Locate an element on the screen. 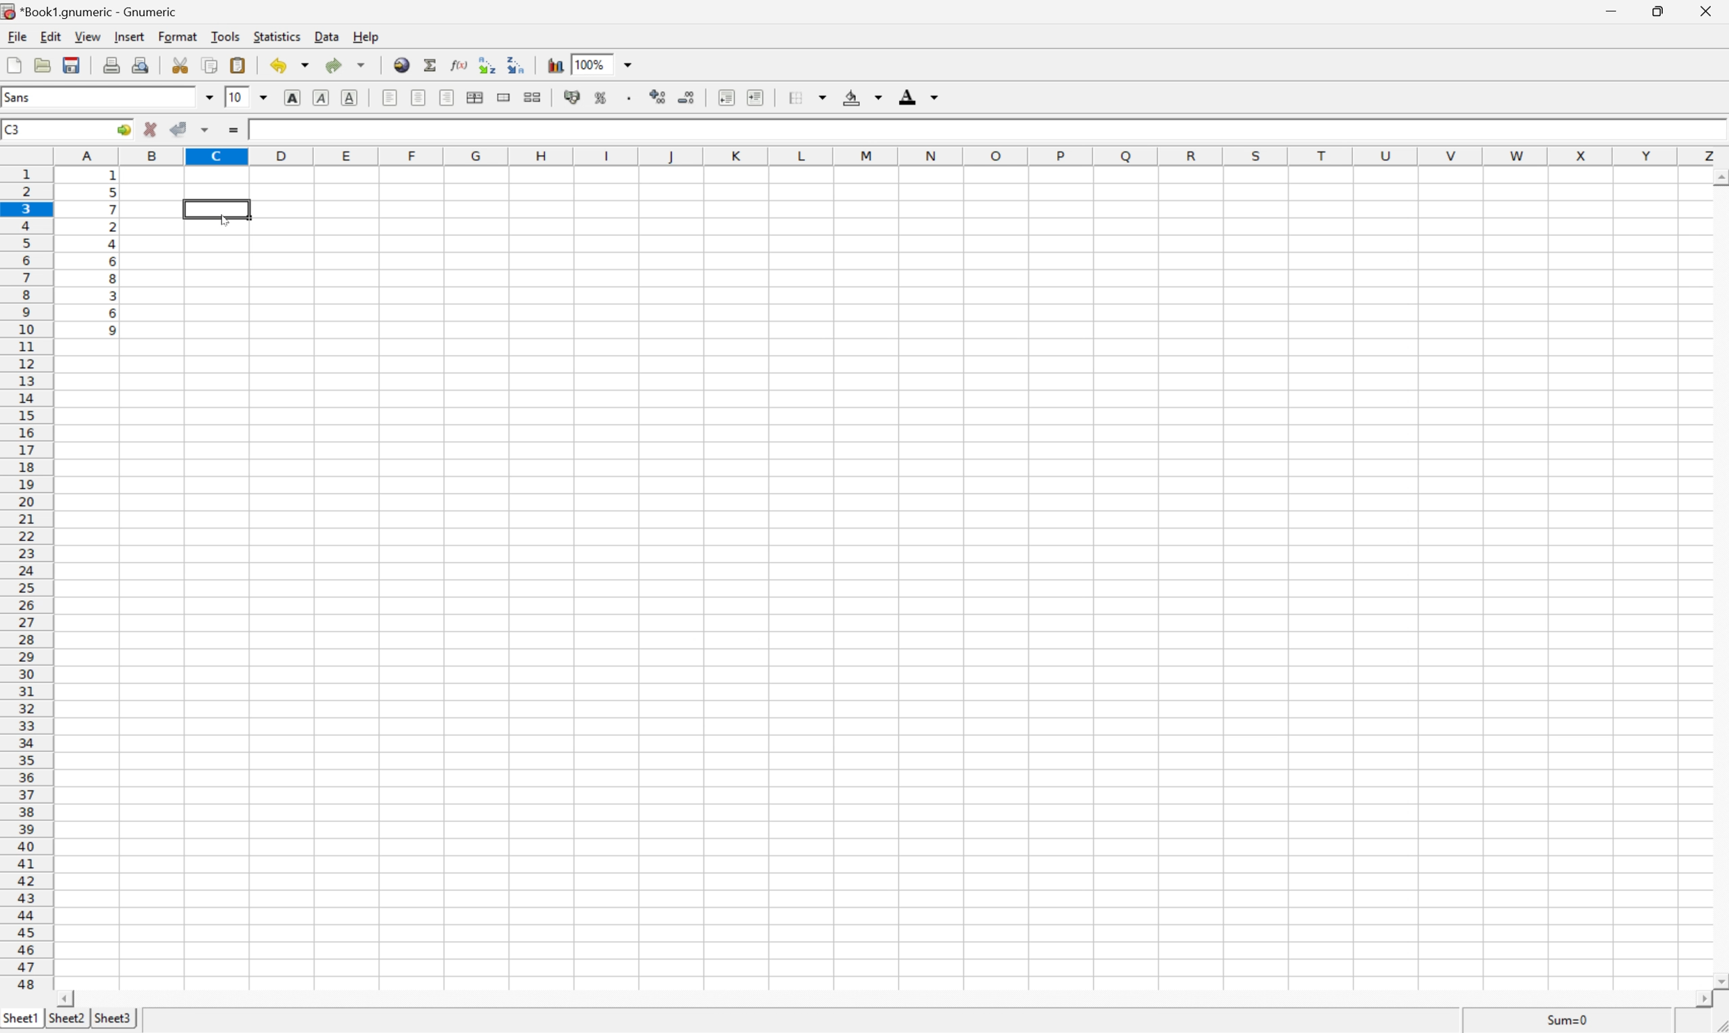 This screenshot has width=1729, height=1033. open file is located at coordinates (42, 66).